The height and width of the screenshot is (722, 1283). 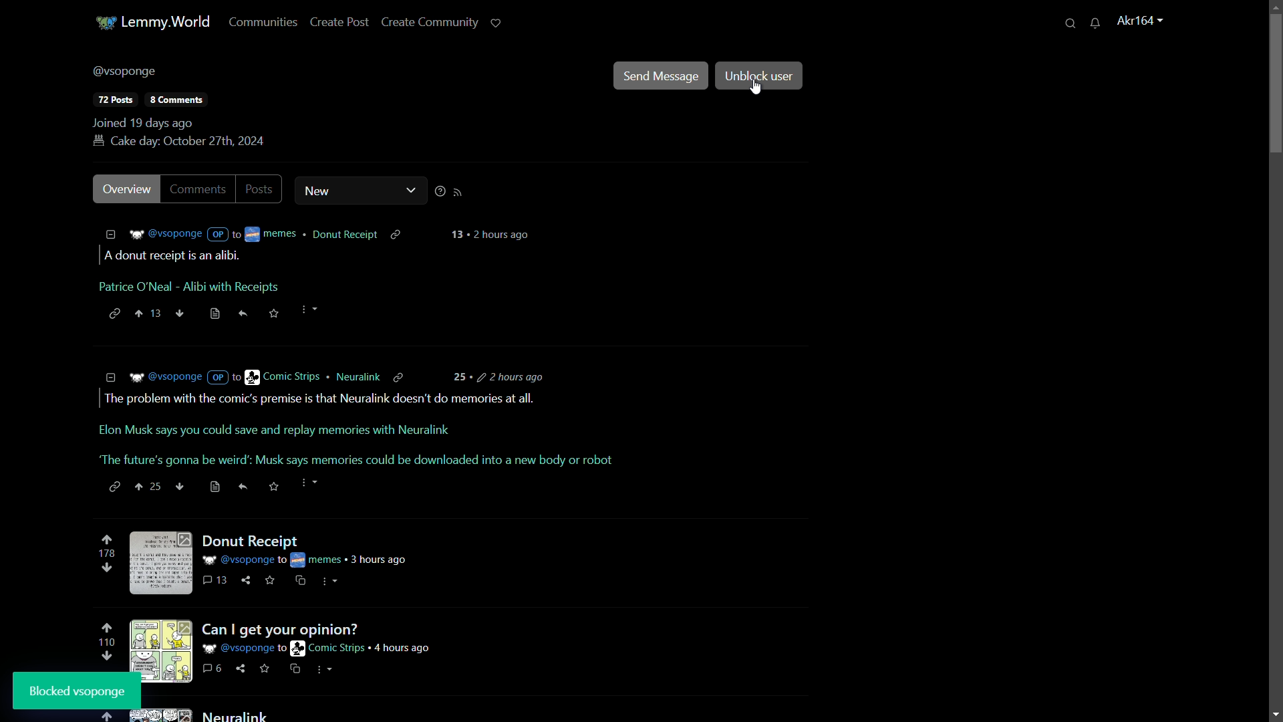 What do you see at coordinates (313, 311) in the screenshot?
I see `more` at bounding box center [313, 311].